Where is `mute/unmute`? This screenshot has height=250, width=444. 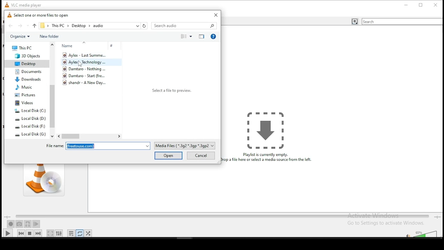
mute/unmute is located at coordinates (406, 234).